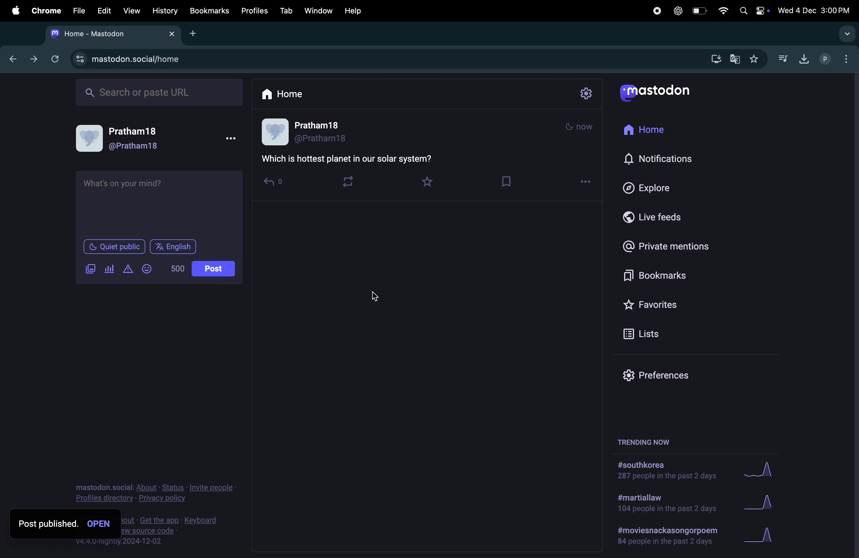 This screenshot has height=558, width=859. What do you see at coordinates (664, 376) in the screenshot?
I see `Prefrences` at bounding box center [664, 376].